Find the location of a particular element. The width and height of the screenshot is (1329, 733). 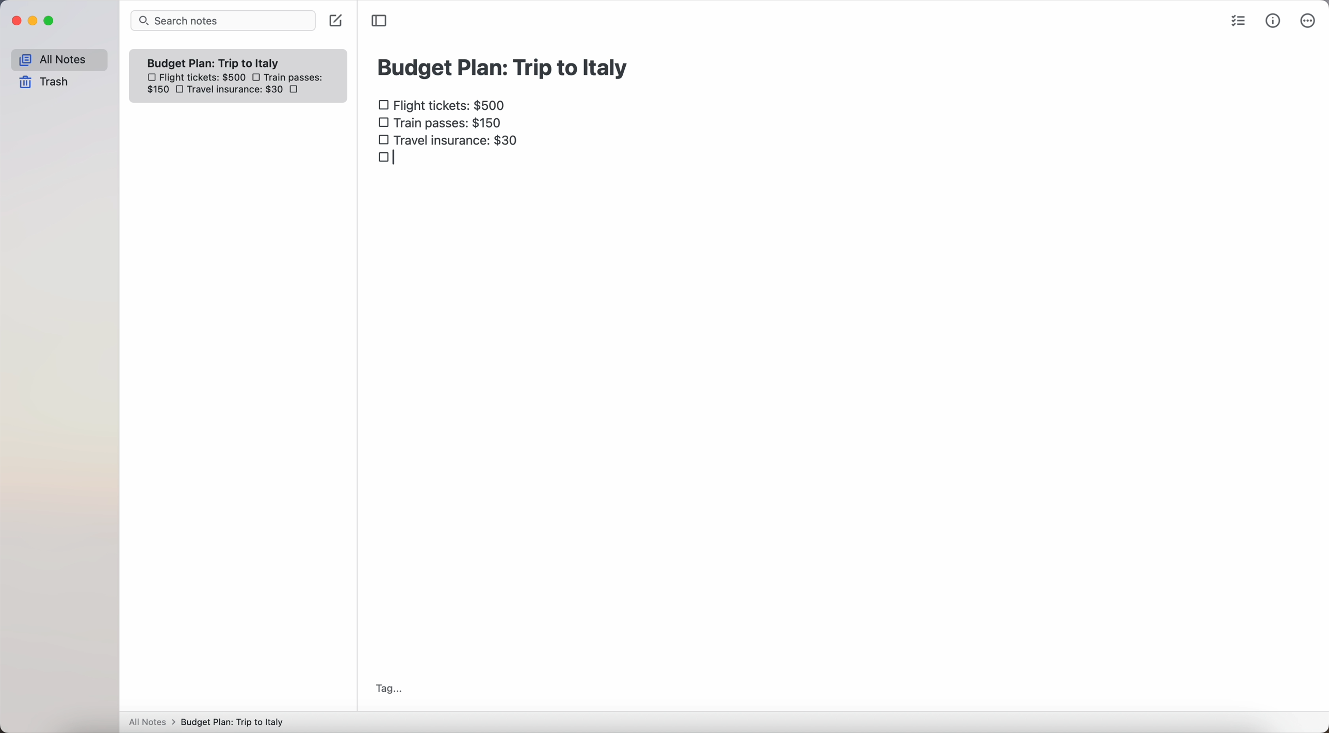

checkbox is located at coordinates (387, 159).